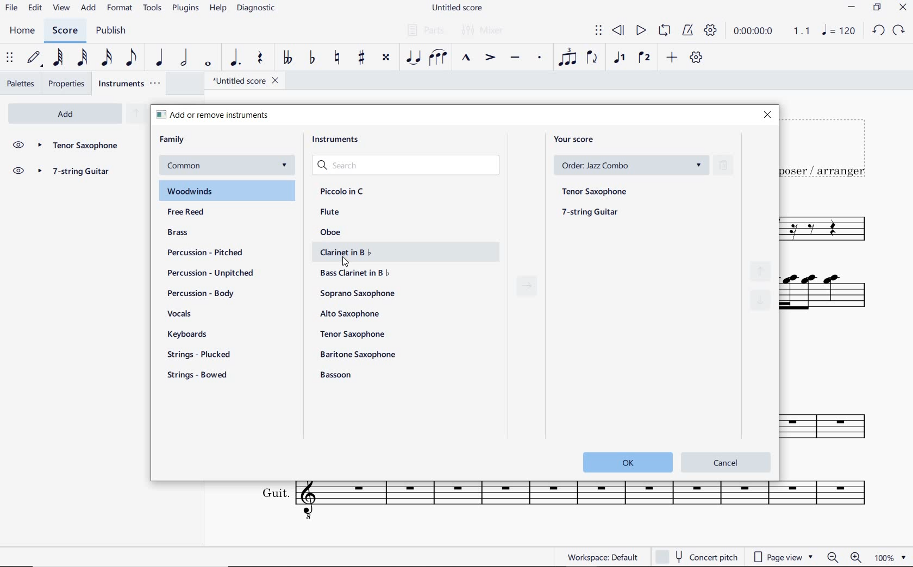 The height and width of the screenshot is (567, 913). I want to click on TOGGLE SHARP, so click(362, 59).